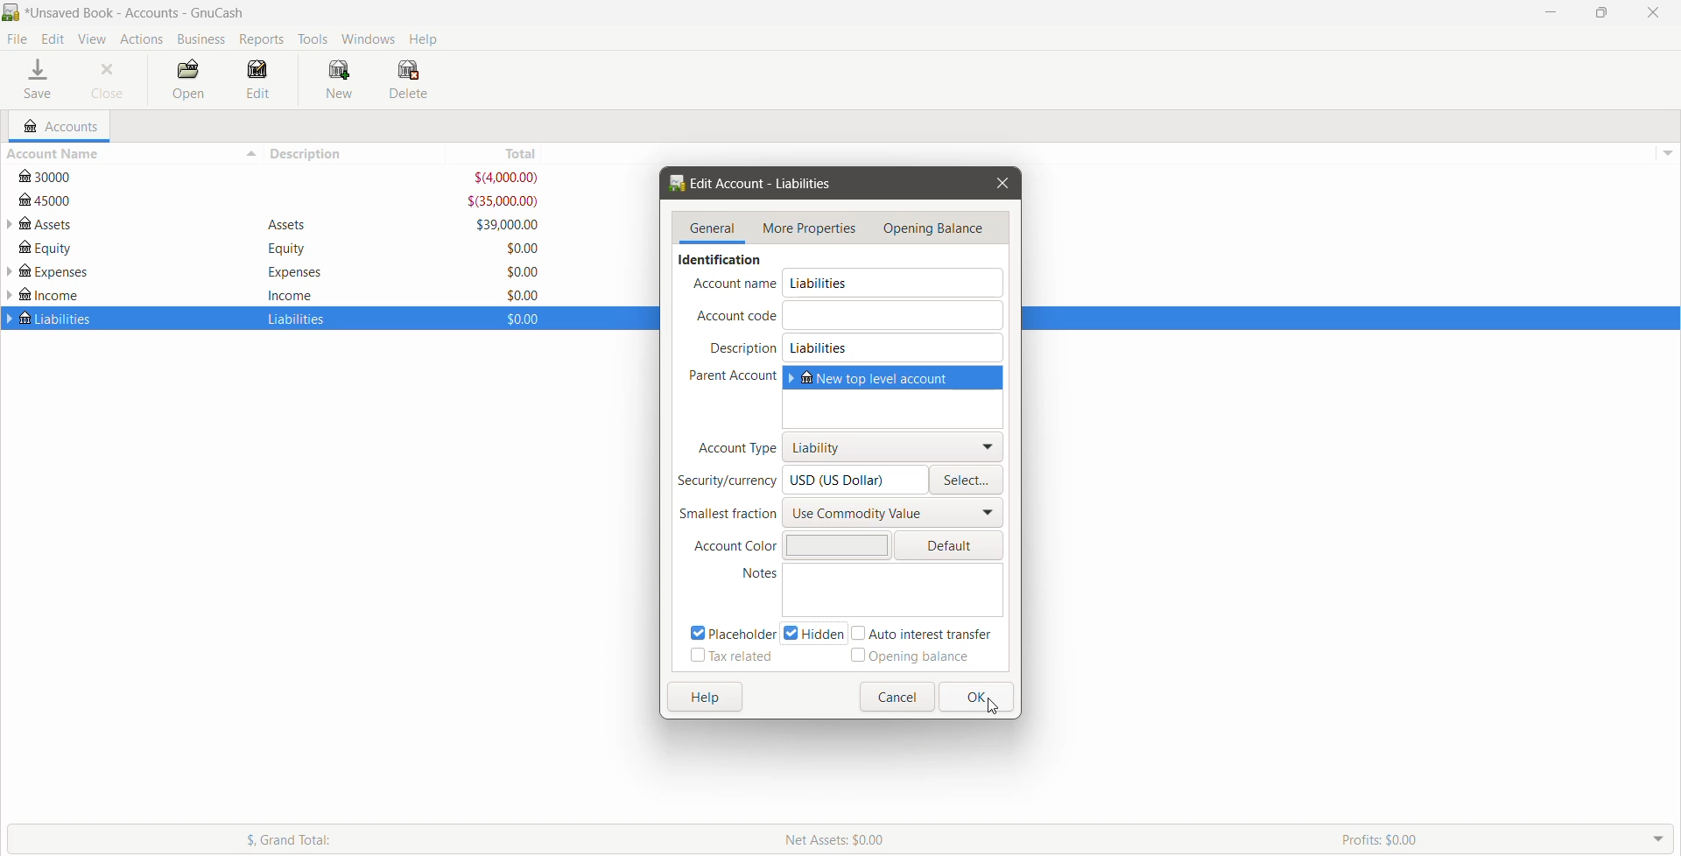 This screenshot has height=856, width=1681. I want to click on Net Assets, so click(1052, 839).